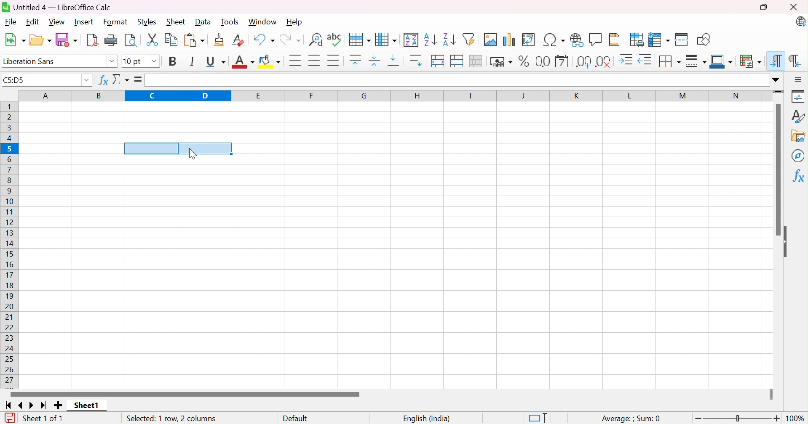  What do you see at coordinates (21, 406) in the screenshot?
I see `Scroll to previous sheet` at bounding box center [21, 406].